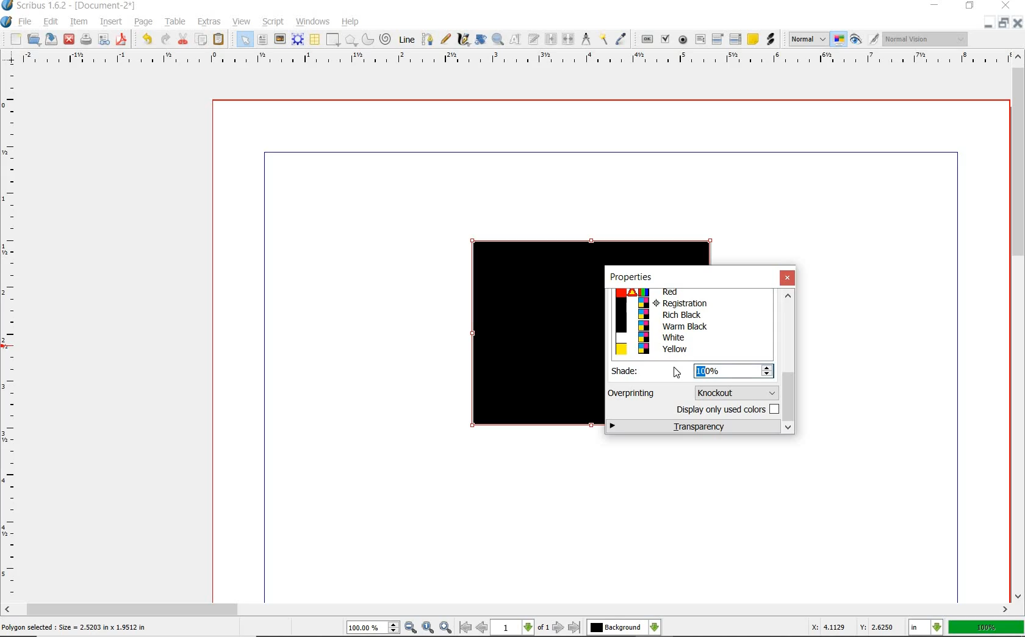  Describe the element at coordinates (242, 21) in the screenshot. I see `view` at that location.